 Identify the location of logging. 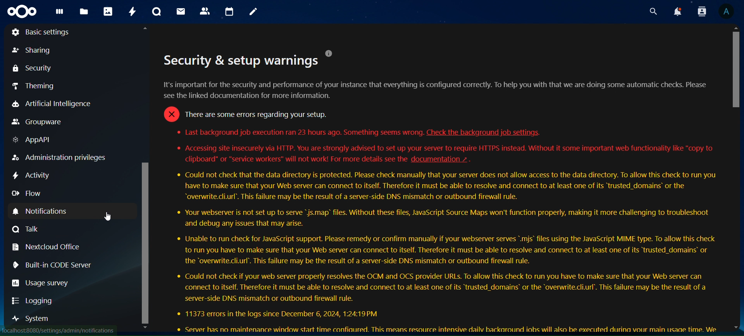
(30, 300).